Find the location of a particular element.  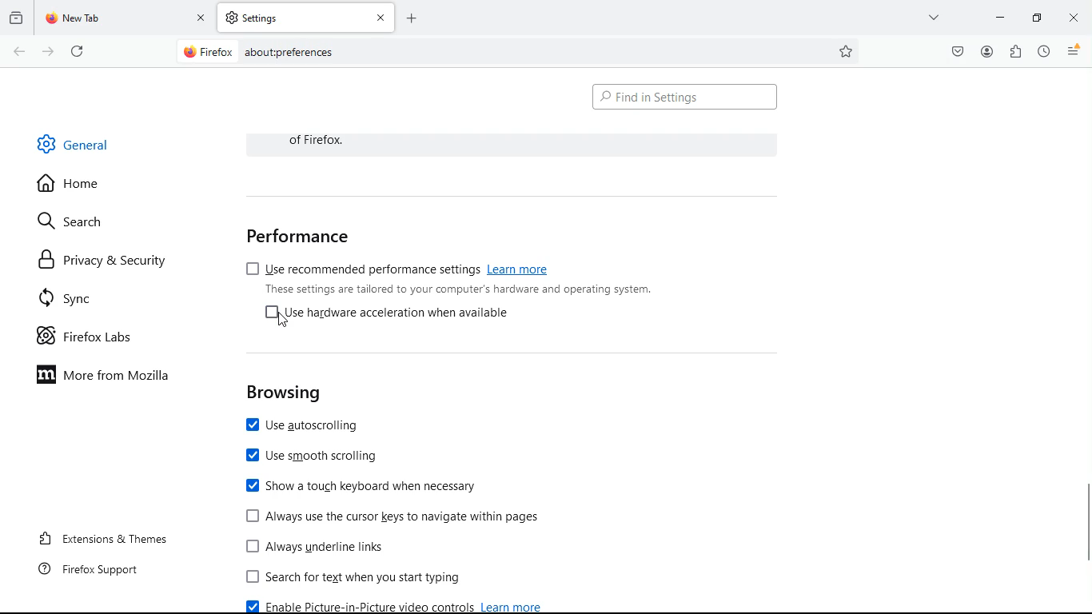

tab is located at coordinates (307, 18).